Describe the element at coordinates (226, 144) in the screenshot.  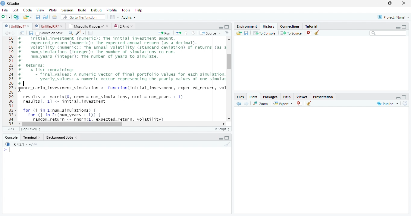
I see `Clear` at that location.